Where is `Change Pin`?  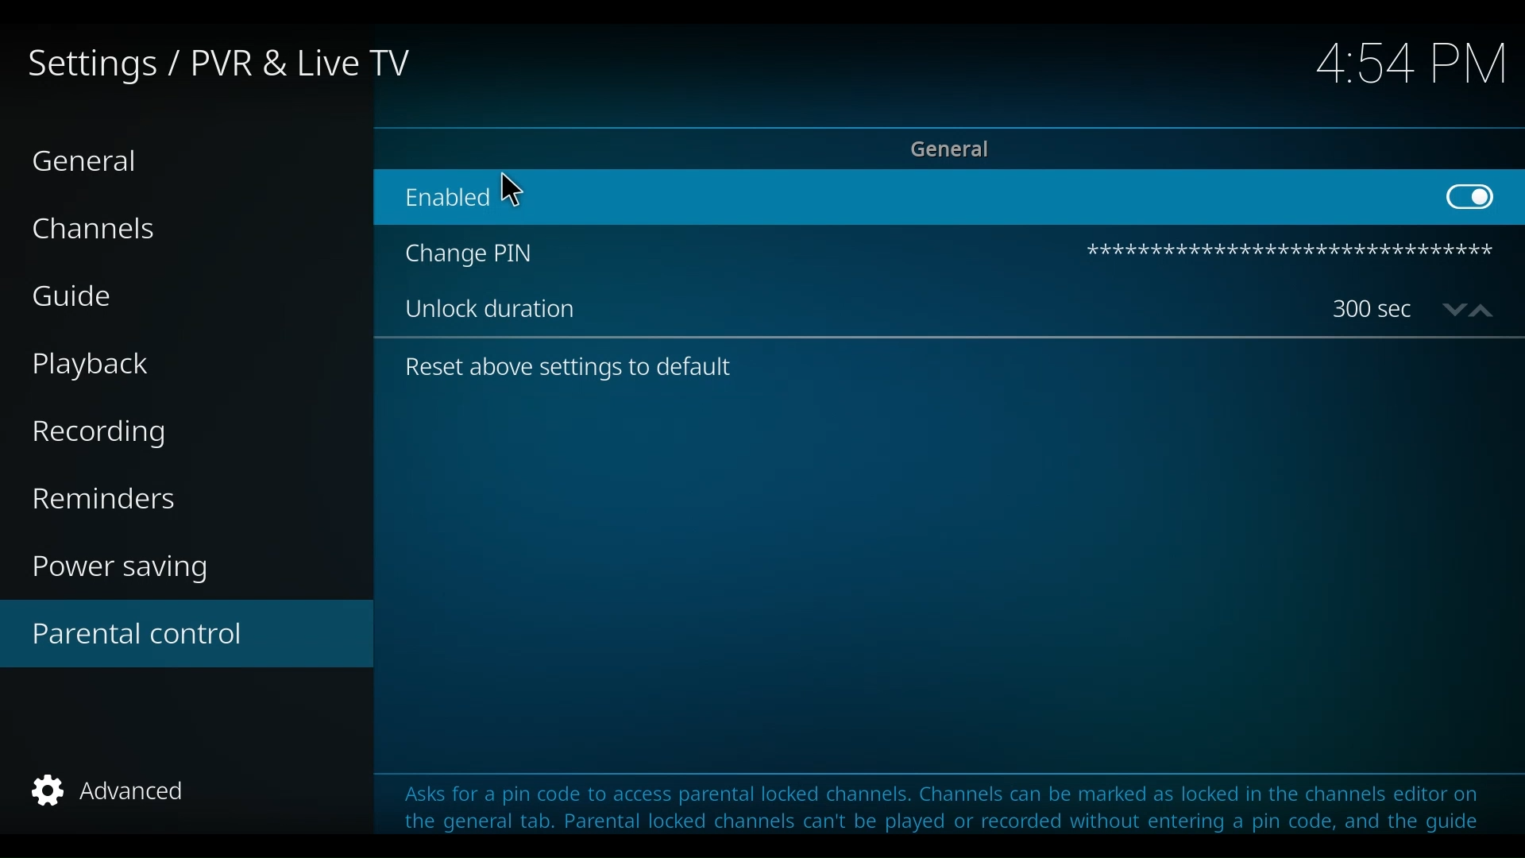 Change Pin is located at coordinates (732, 252).